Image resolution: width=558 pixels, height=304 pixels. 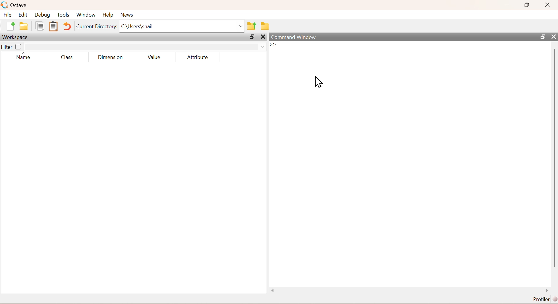 I want to click on Drop-down , so click(x=241, y=26).